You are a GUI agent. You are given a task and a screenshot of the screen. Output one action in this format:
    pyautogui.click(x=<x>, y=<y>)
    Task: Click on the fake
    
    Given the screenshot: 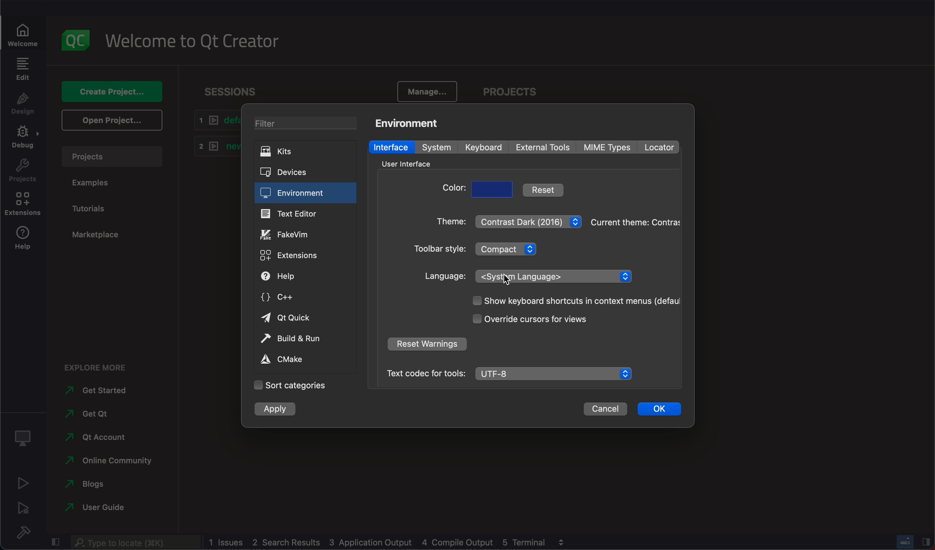 What is the action you would take?
    pyautogui.click(x=305, y=233)
    